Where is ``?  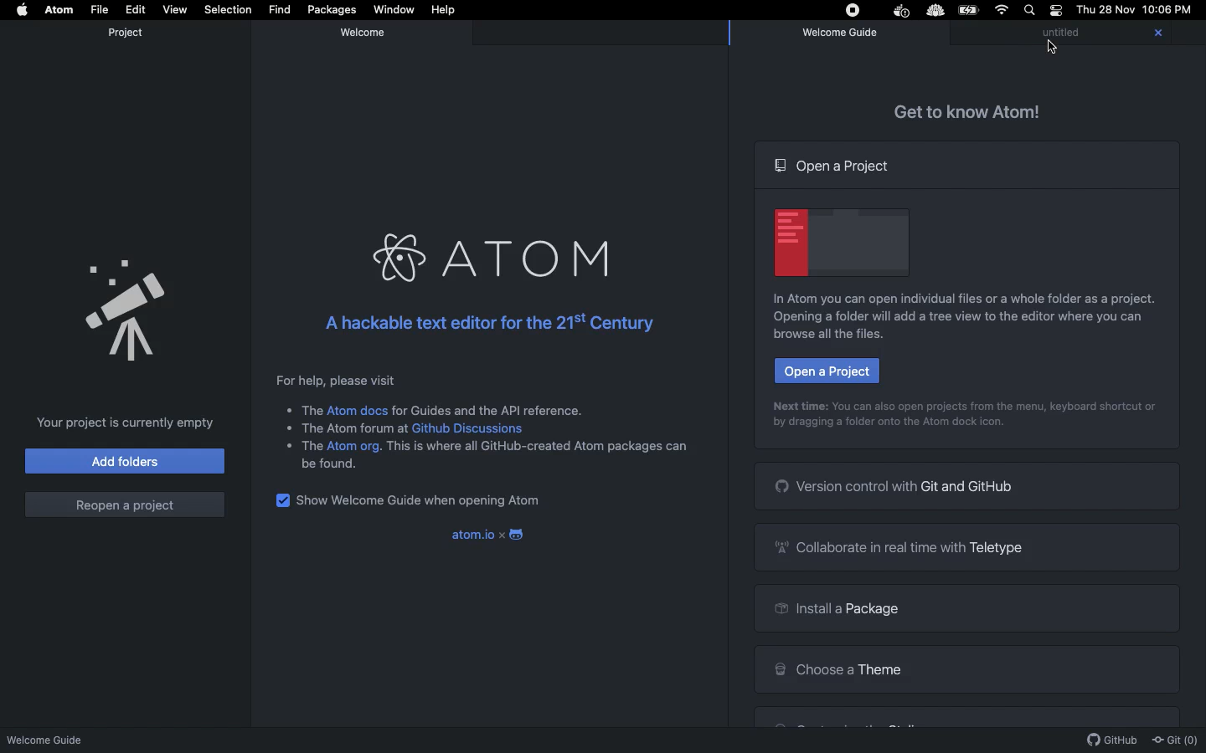
 is located at coordinates (1052, 49).